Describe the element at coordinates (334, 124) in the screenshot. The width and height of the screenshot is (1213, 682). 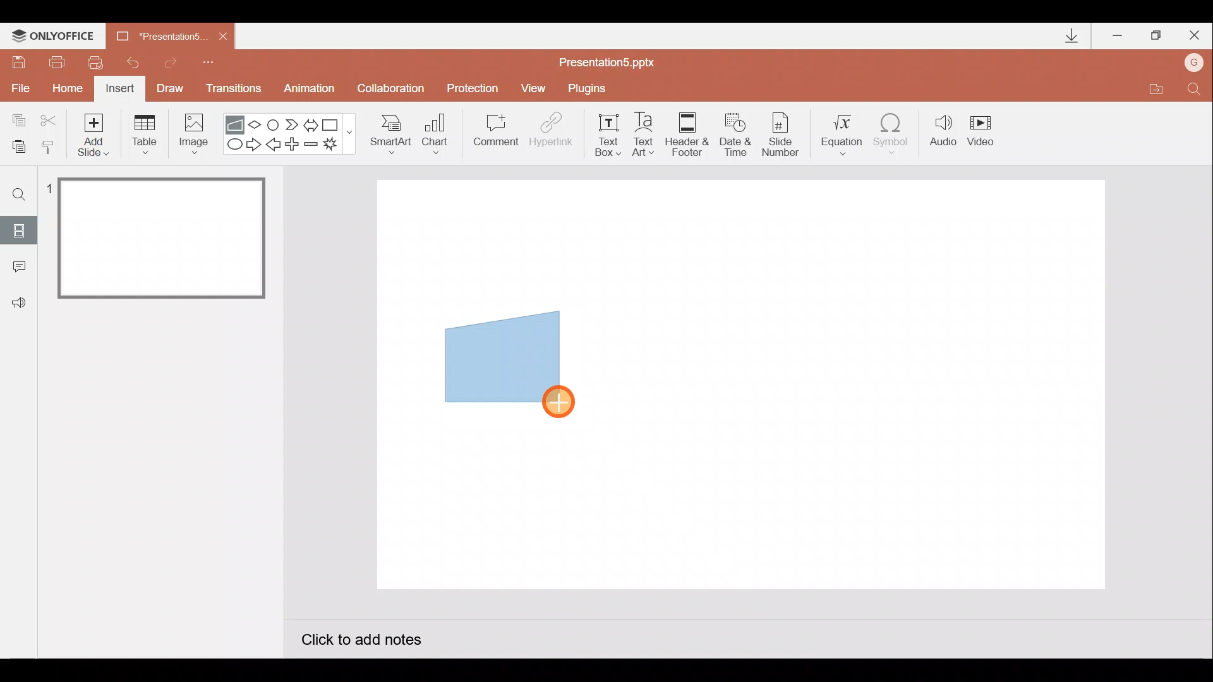
I see `Rectangle` at that location.